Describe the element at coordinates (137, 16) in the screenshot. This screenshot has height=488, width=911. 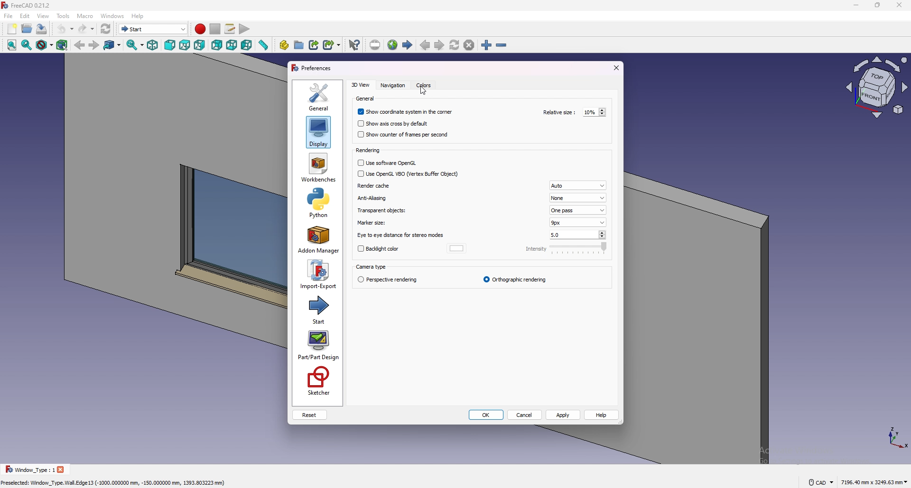
I see `help` at that location.